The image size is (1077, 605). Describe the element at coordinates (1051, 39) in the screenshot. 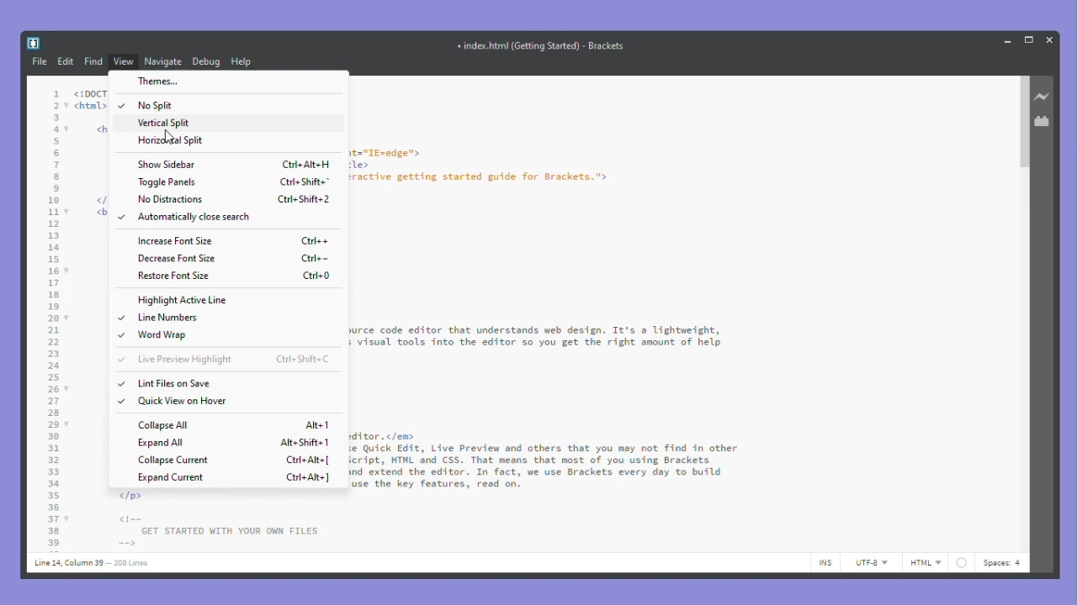

I see `Close` at that location.